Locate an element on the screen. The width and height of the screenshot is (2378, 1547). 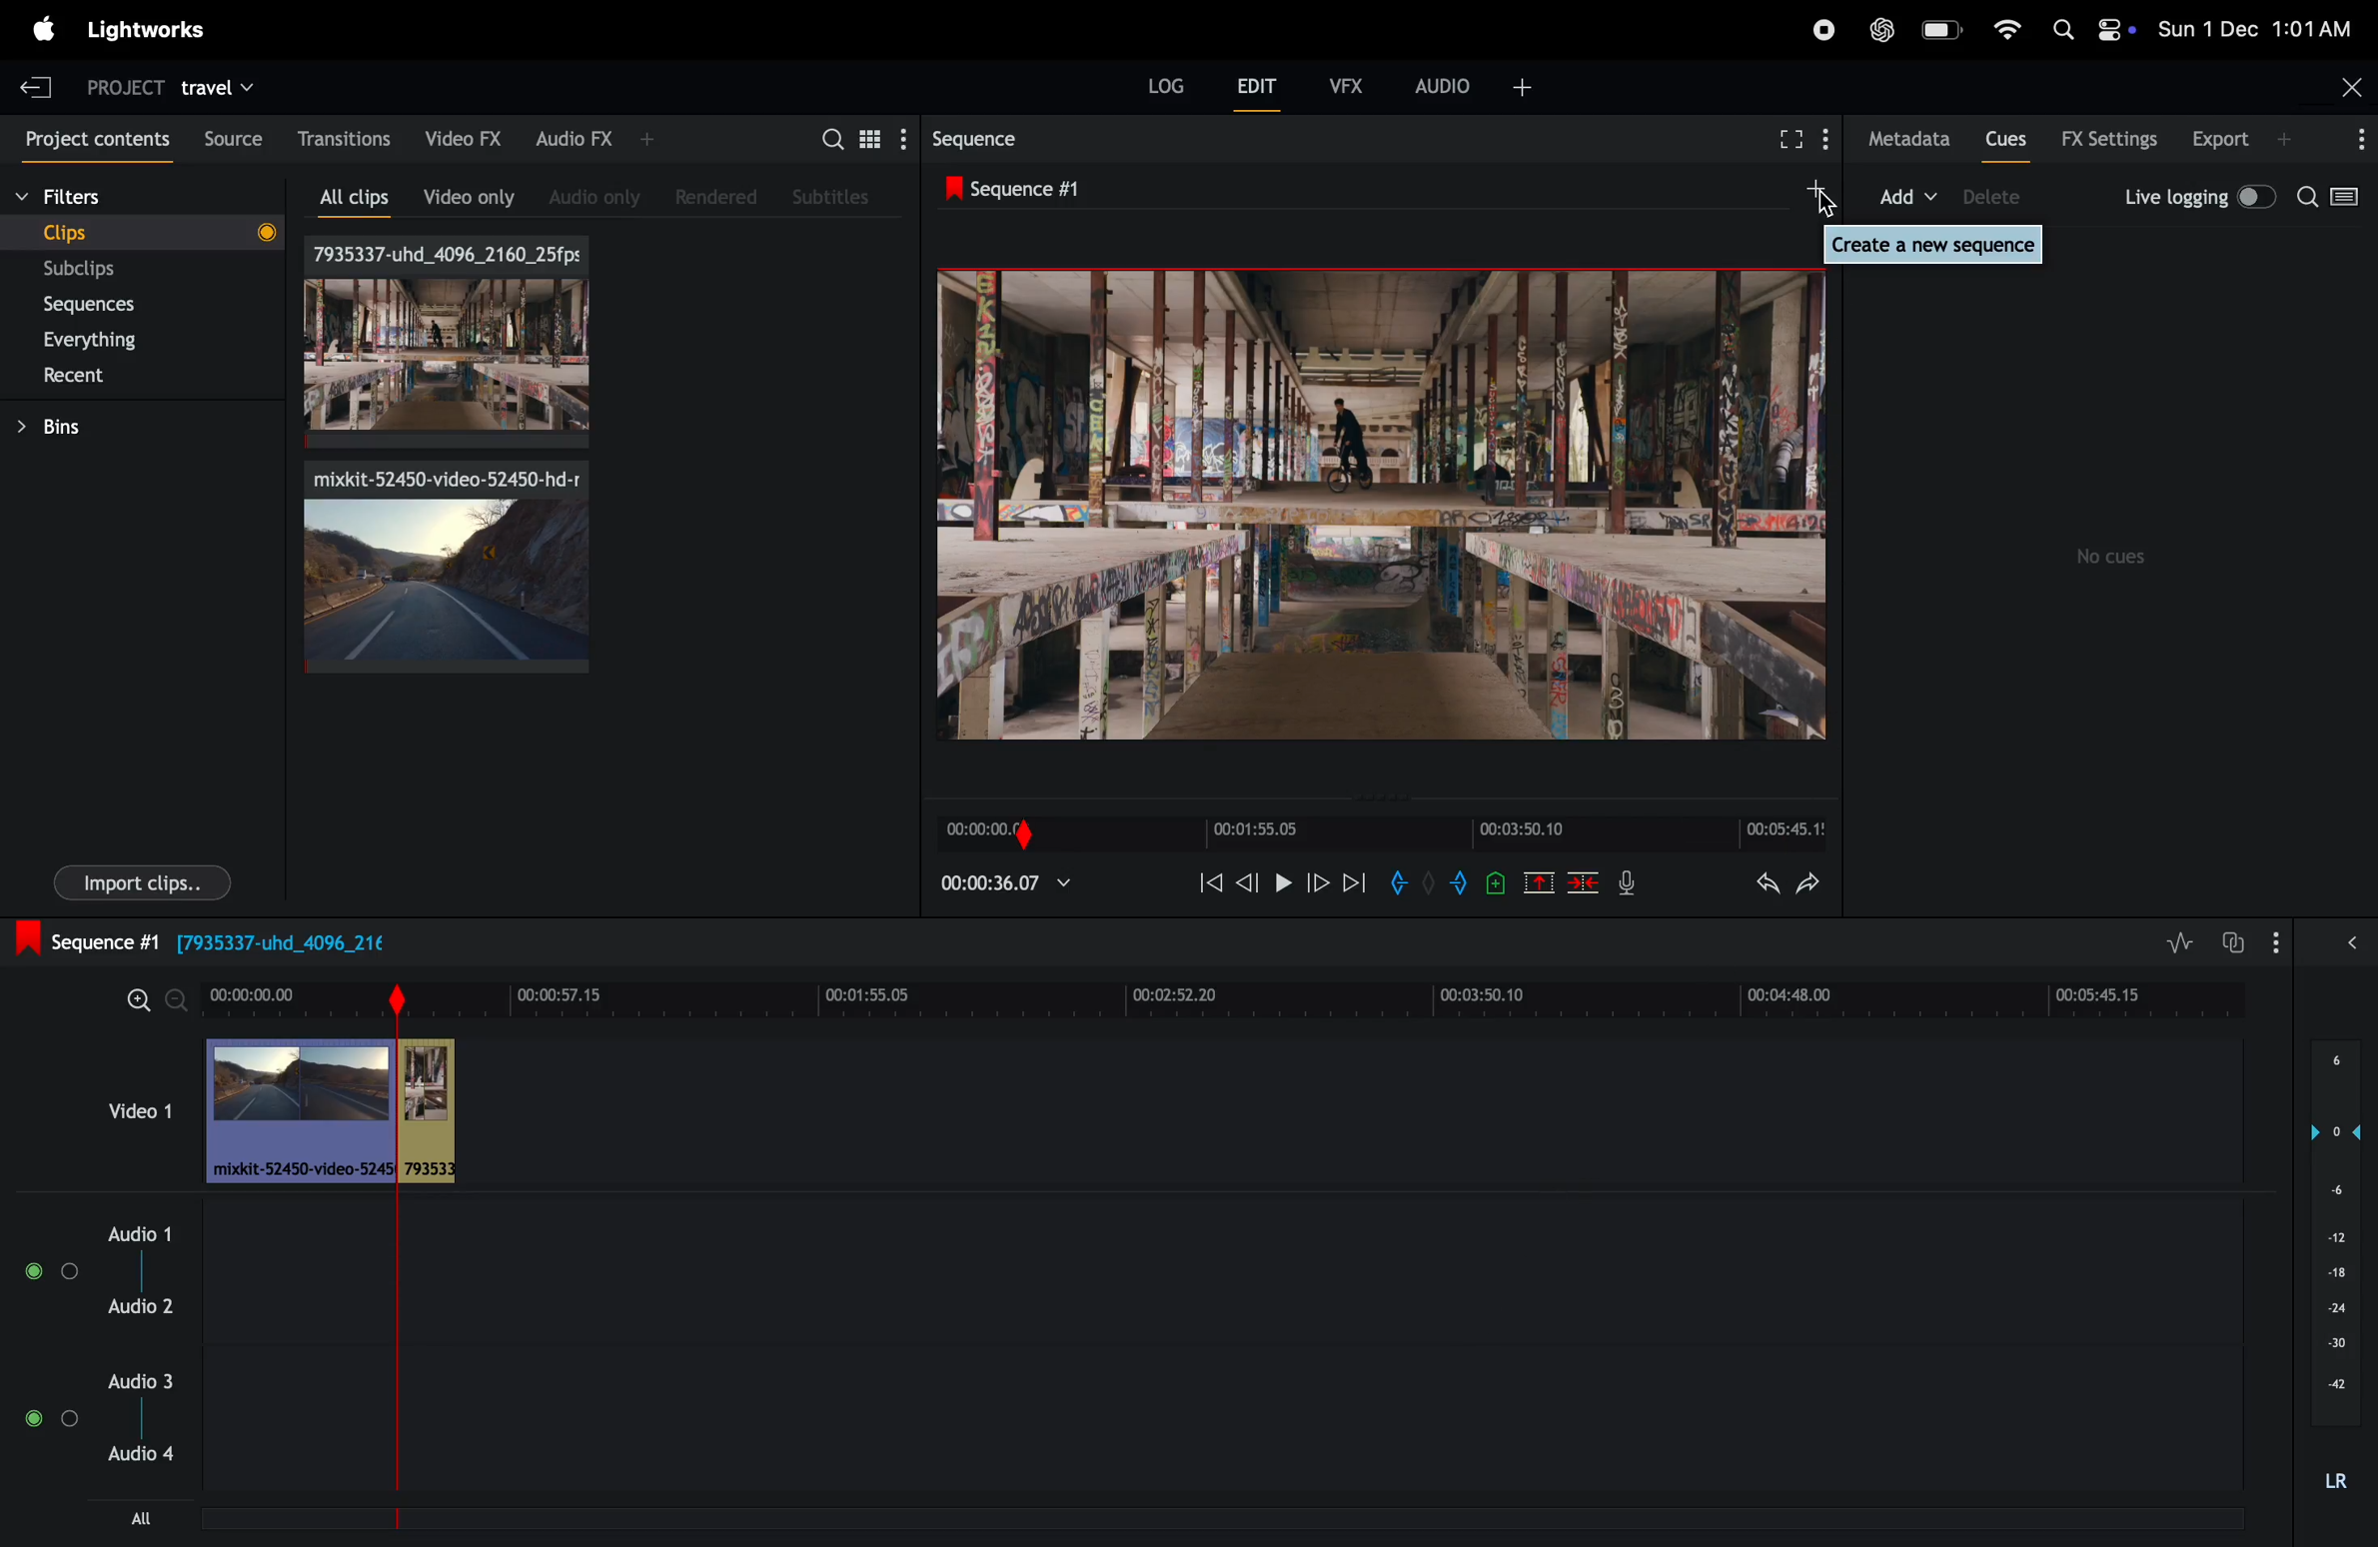
time frame is located at coordinates (1228, 995).